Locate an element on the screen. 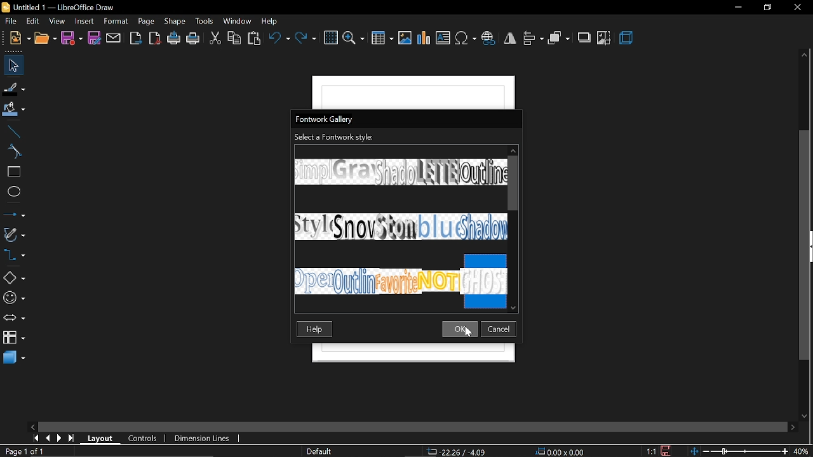 The height and width of the screenshot is (457, 813). previous page is located at coordinates (45, 439).